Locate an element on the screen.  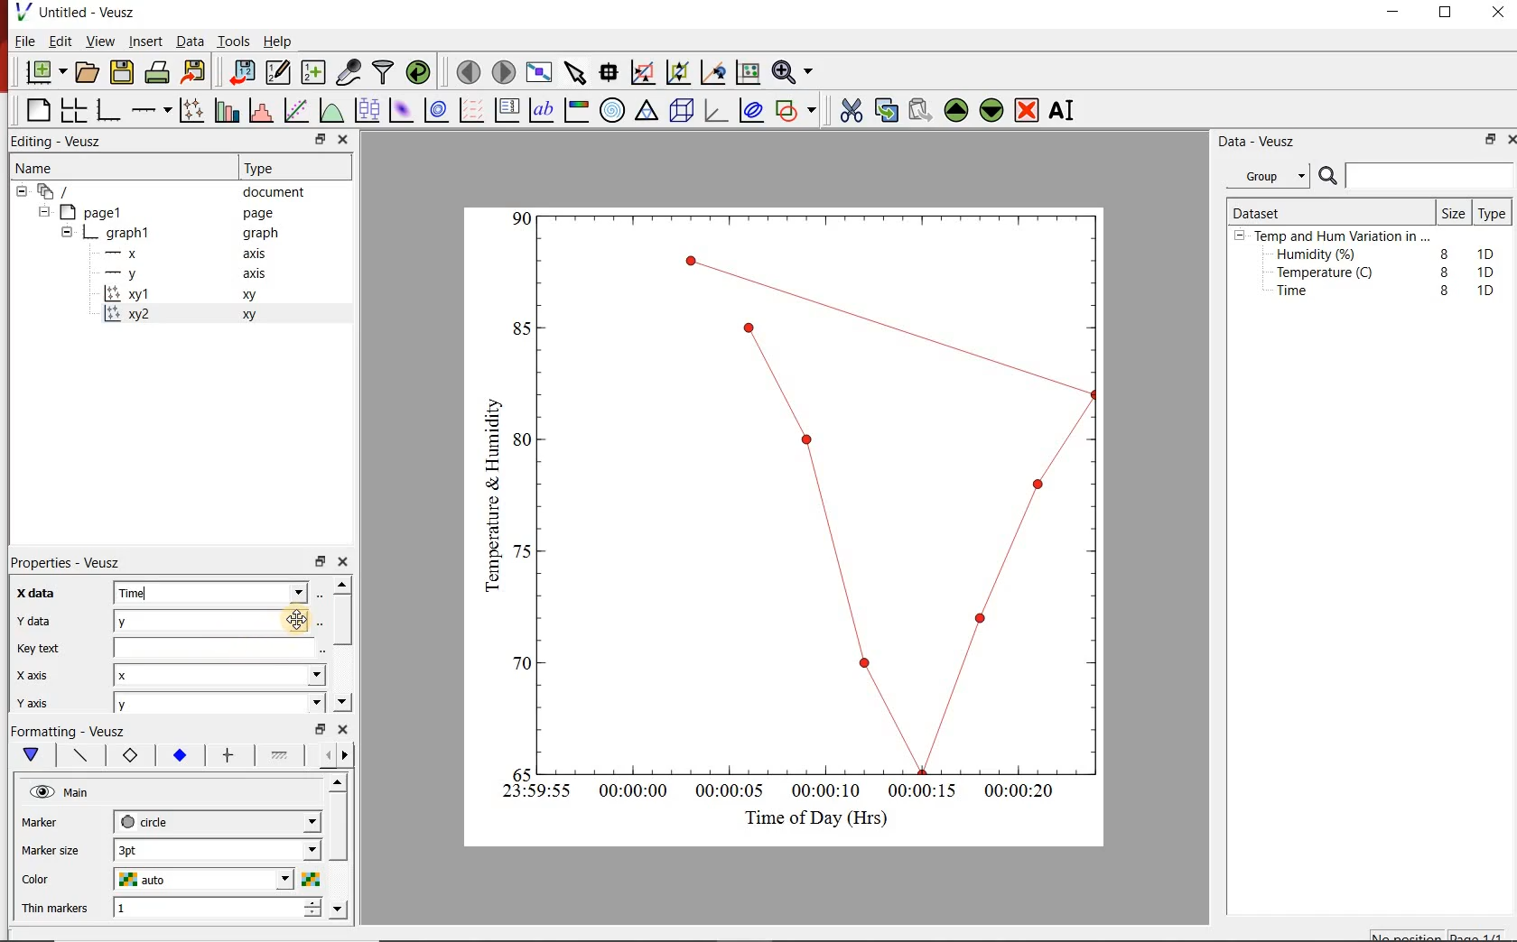
00:00:10 is located at coordinates (824, 790).